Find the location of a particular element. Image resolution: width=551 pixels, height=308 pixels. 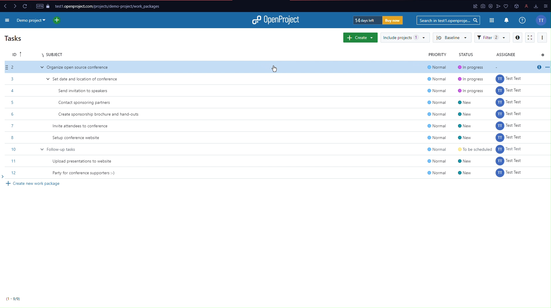

status info: in progress is located at coordinates (474, 81).